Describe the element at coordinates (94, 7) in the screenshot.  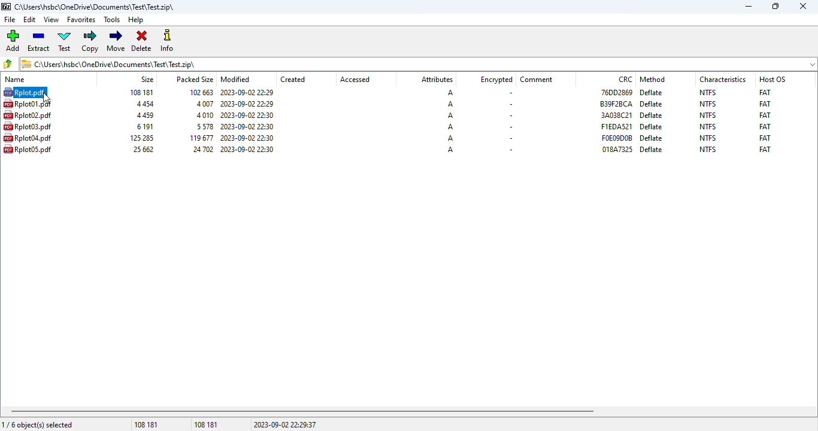
I see `.zip archive` at that location.